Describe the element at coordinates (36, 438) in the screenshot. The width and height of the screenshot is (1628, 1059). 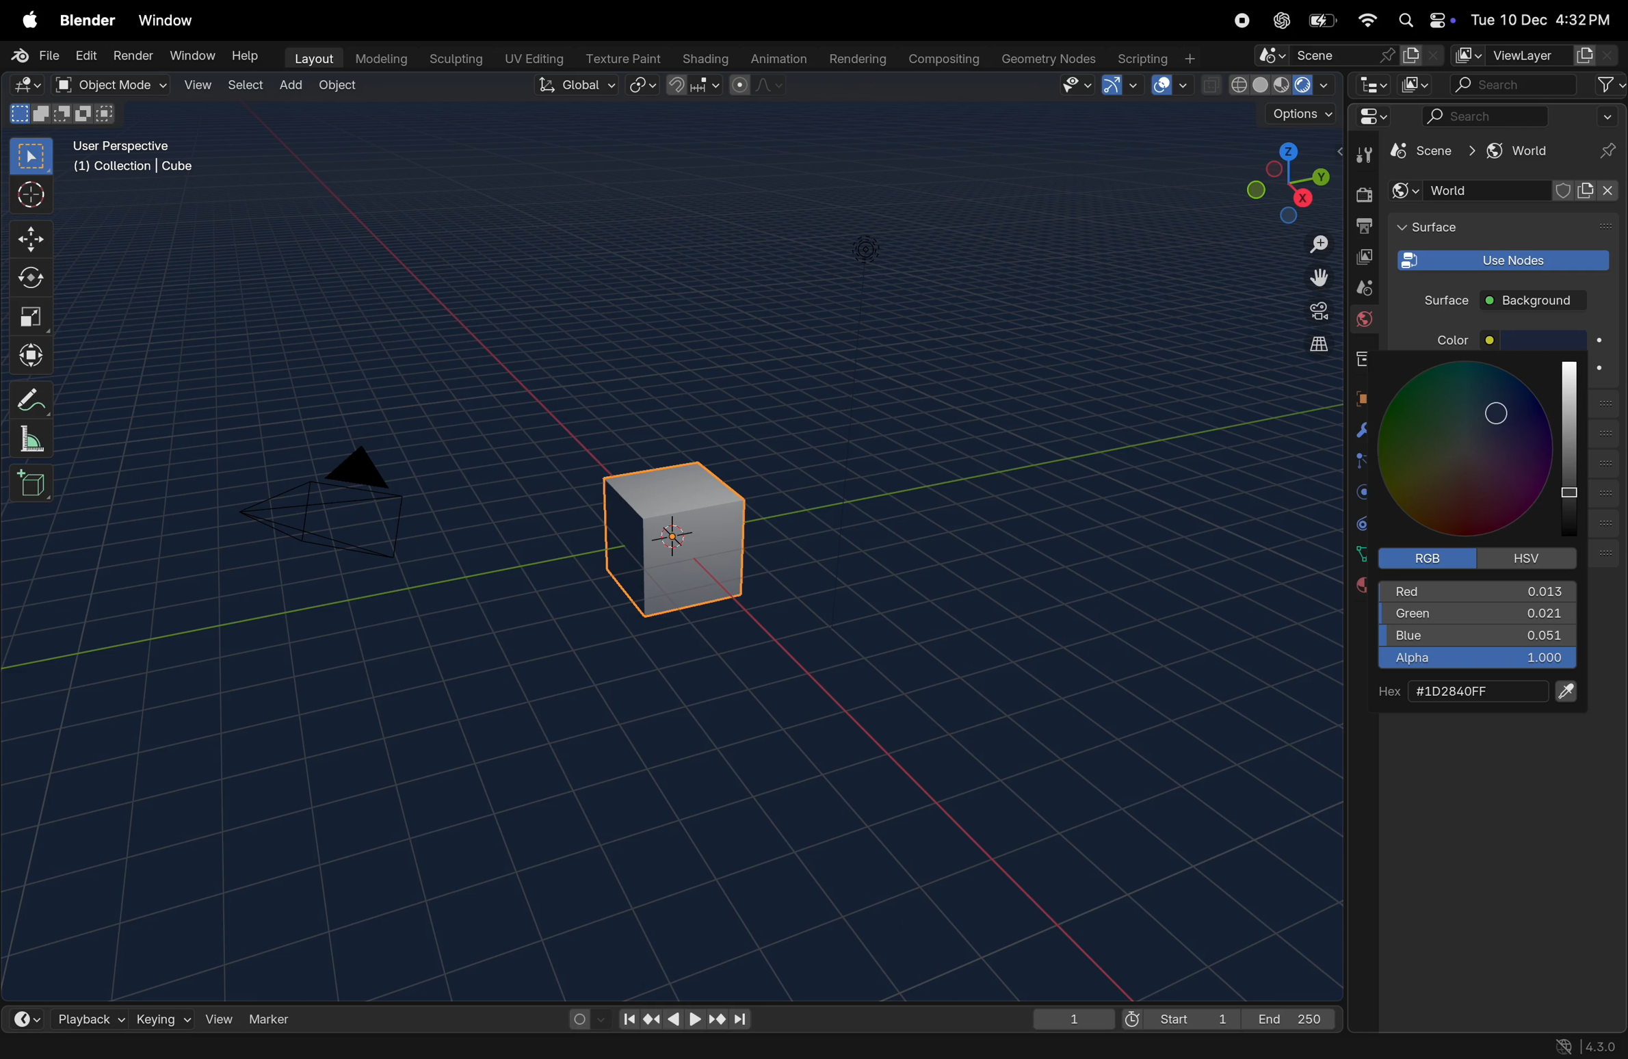
I see `scale` at that location.